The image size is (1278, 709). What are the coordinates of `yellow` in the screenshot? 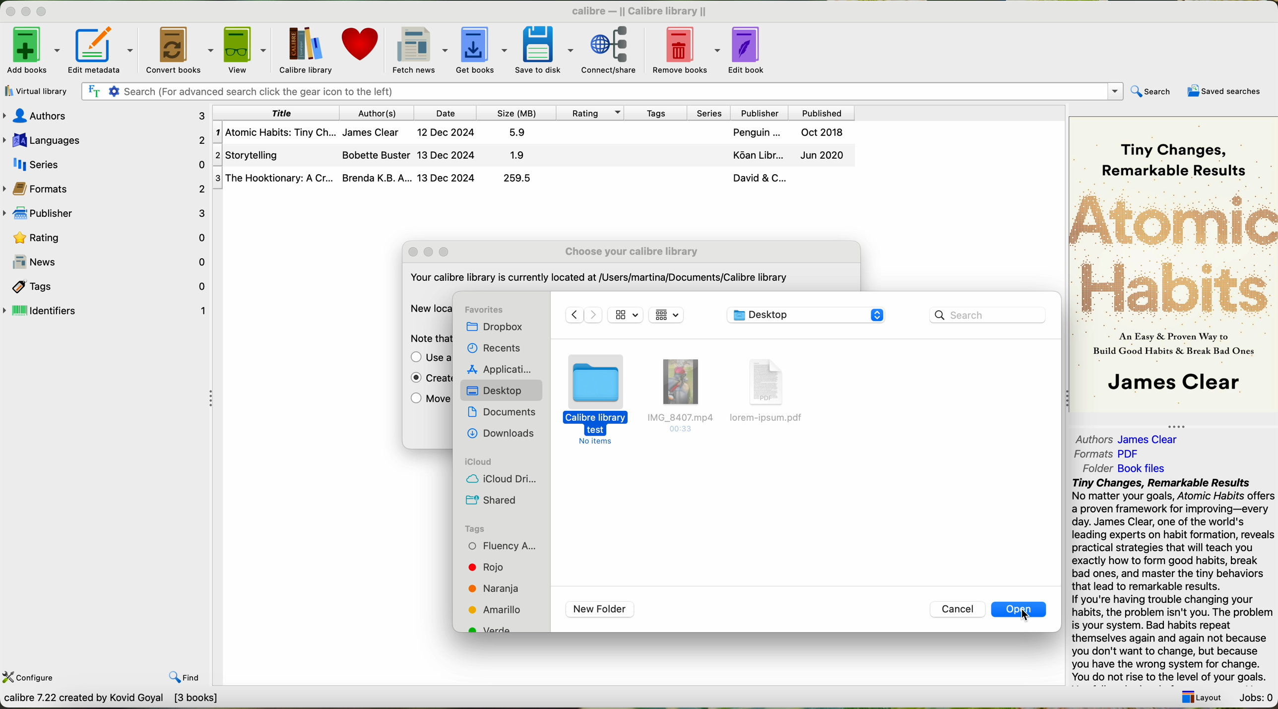 It's located at (496, 609).